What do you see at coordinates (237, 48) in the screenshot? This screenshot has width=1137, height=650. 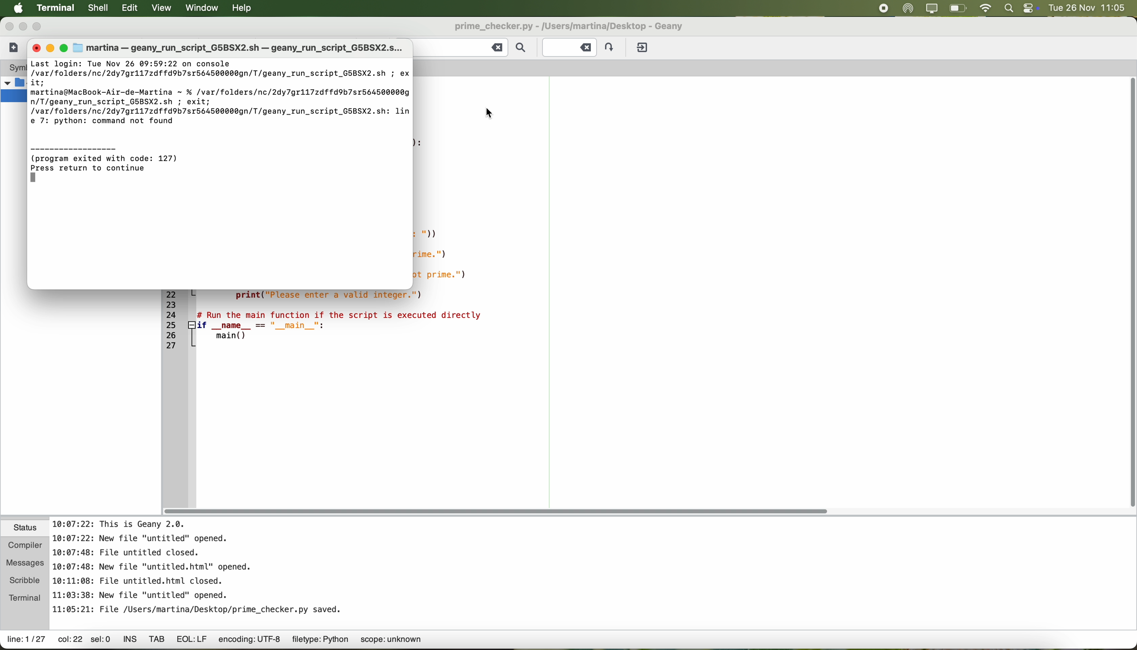 I see `run file` at bounding box center [237, 48].